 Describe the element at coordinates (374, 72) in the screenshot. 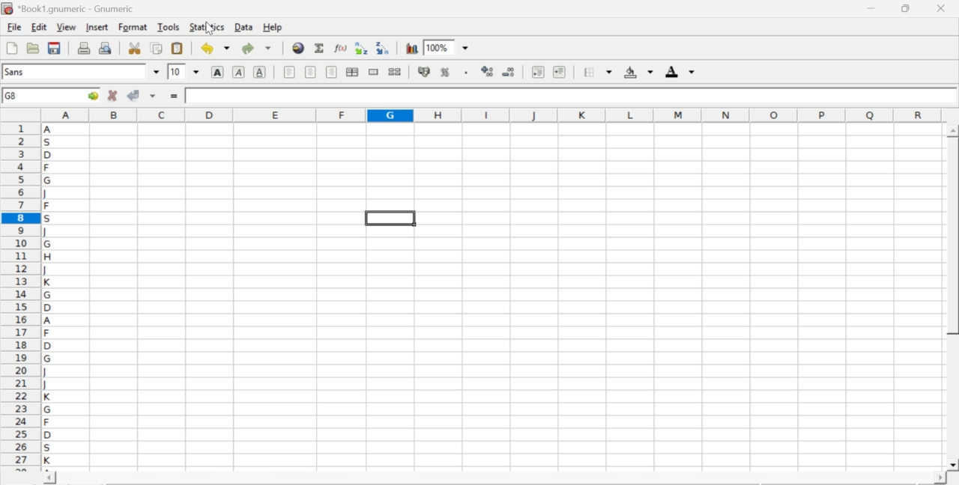

I see `merge a range of cells` at that location.